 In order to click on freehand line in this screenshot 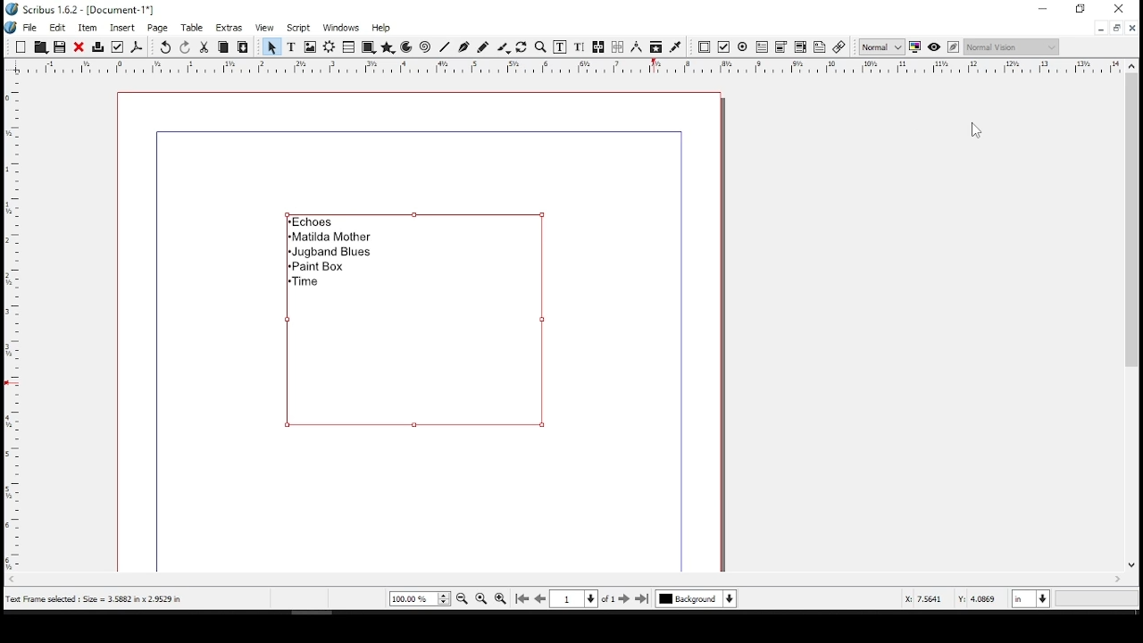, I will do `click(482, 46)`.